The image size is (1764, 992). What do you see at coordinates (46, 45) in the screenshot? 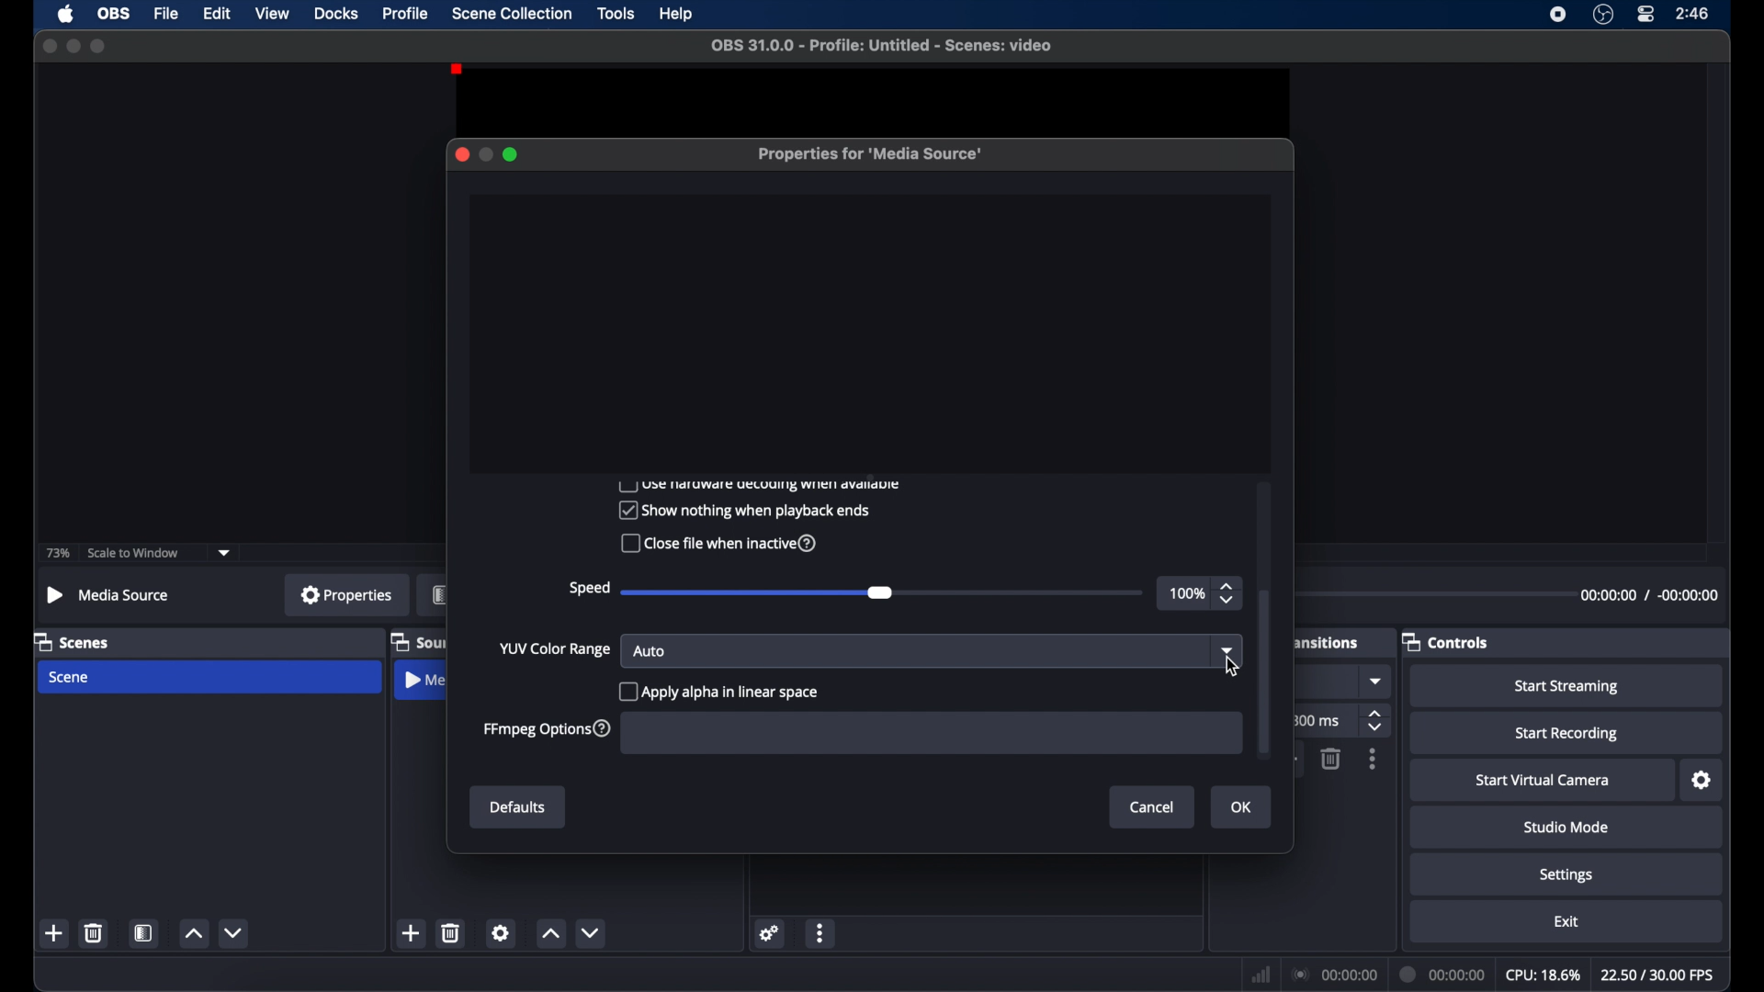
I see `close` at bounding box center [46, 45].